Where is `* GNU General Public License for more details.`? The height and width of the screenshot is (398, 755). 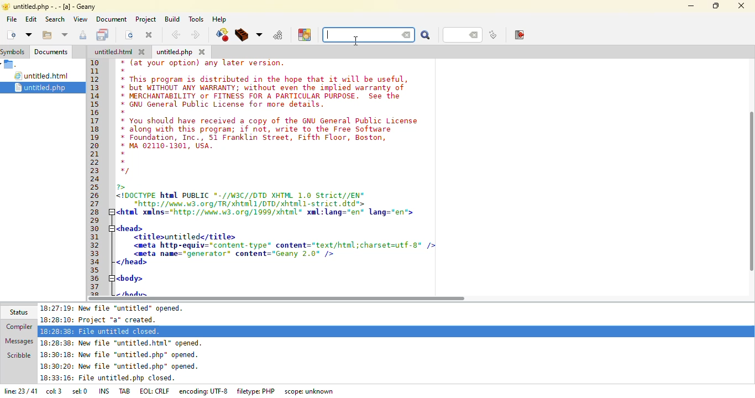
* GNU General Public License for more details. is located at coordinates (223, 105).